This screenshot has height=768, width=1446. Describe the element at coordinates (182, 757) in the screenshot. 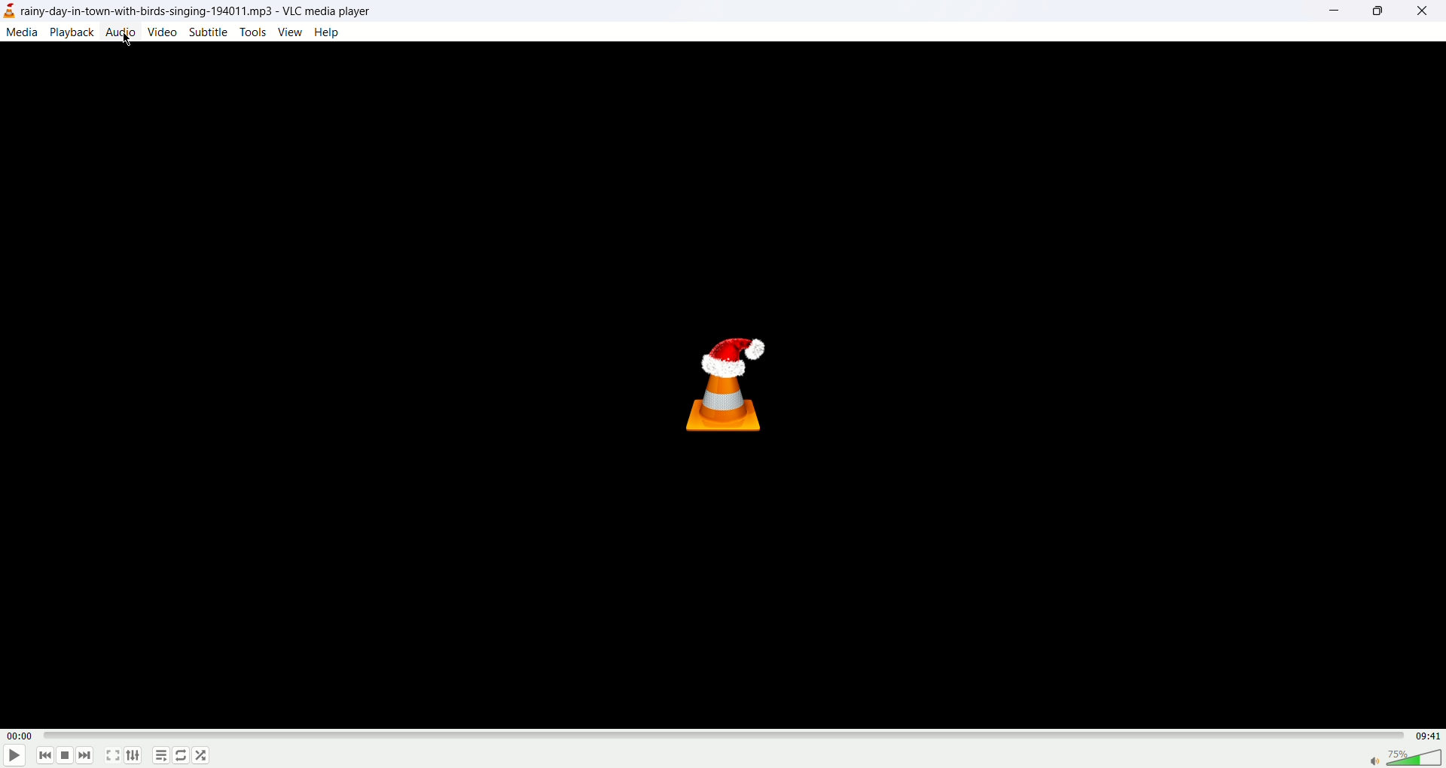

I see `loop` at that location.